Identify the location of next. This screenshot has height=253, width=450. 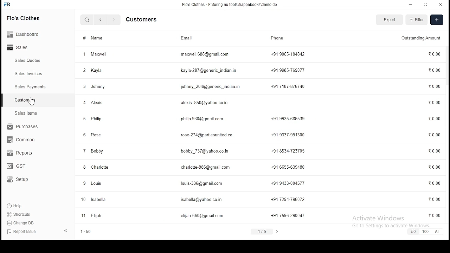
(114, 20).